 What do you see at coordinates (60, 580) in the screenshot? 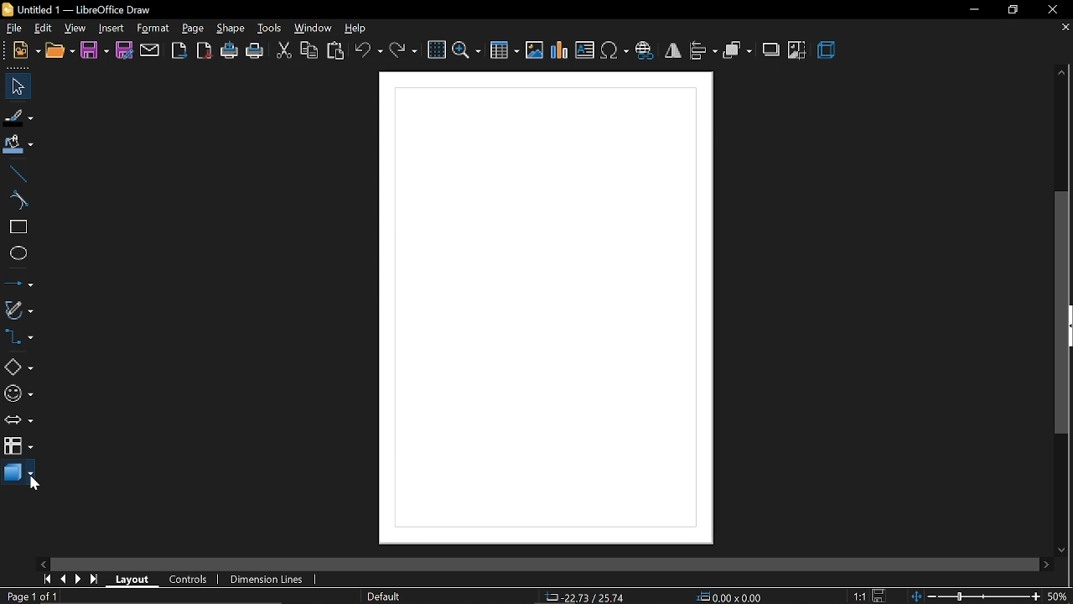
I see `previous page` at bounding box center [60, 580].